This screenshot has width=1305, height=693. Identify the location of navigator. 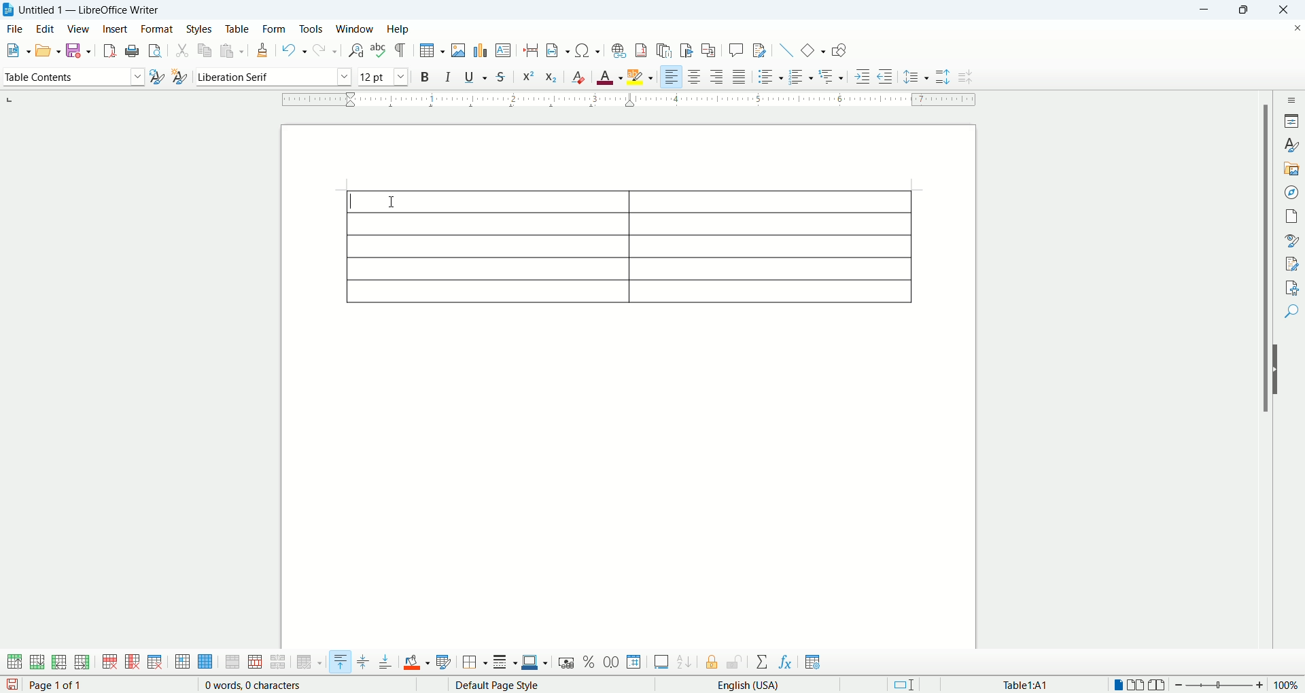
(1291, 192).